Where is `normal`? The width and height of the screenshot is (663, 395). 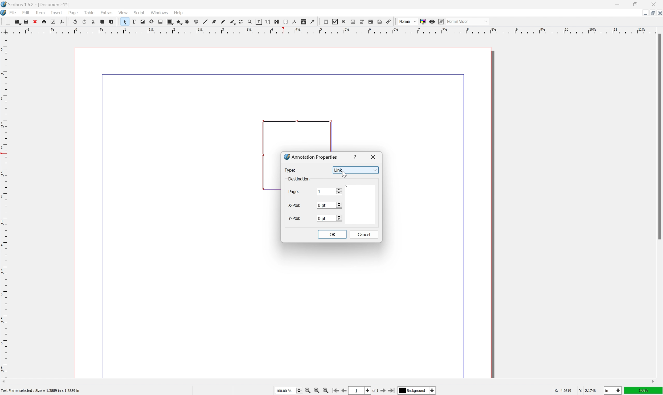 normal is located at coordinates (408, 21).